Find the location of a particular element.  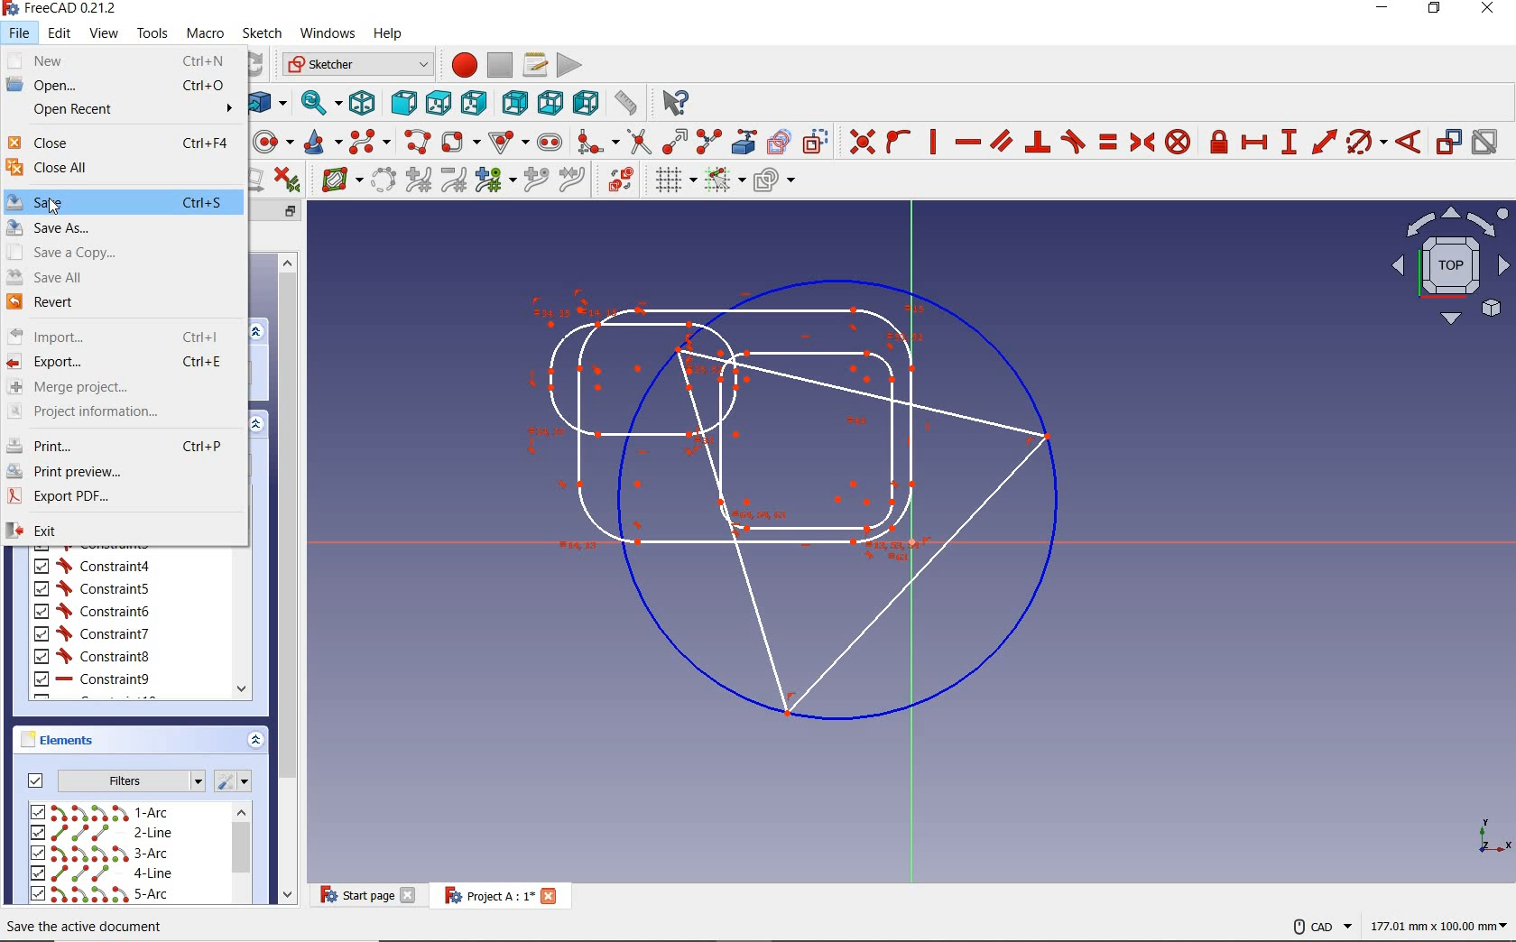

create carbon copy is located at coordinates (780, 142).